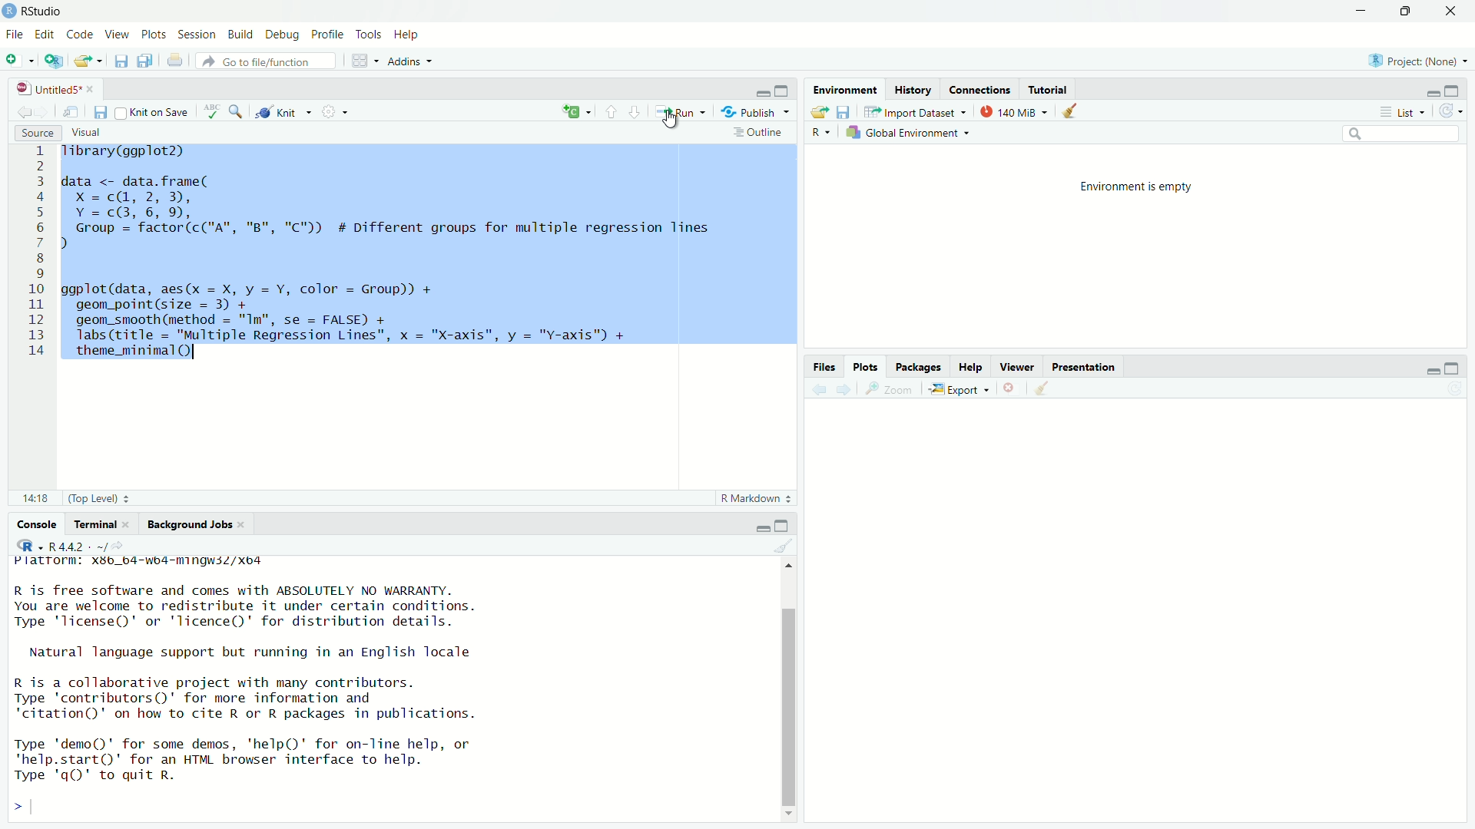 The width and height of the screenshot is (1475, 829). I want to click on Knit, so click(285, 112).